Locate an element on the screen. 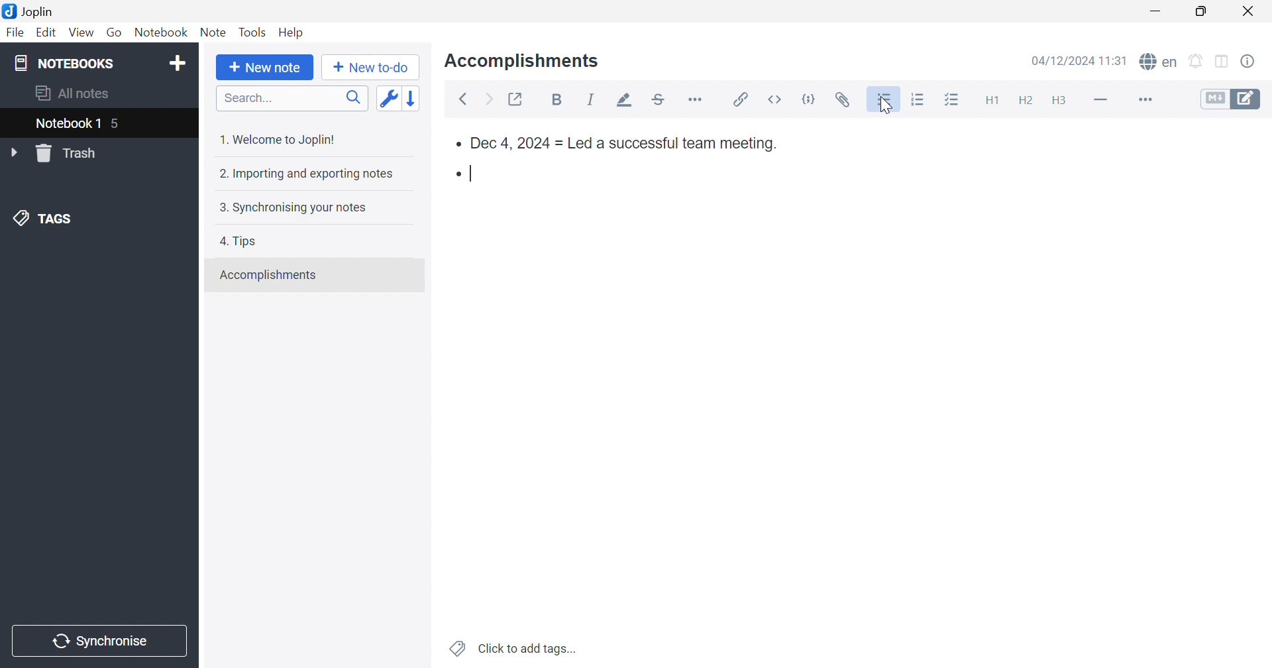 The width and height of the screenshot is (1272, 668). Search is located at coordinates (292, 98).